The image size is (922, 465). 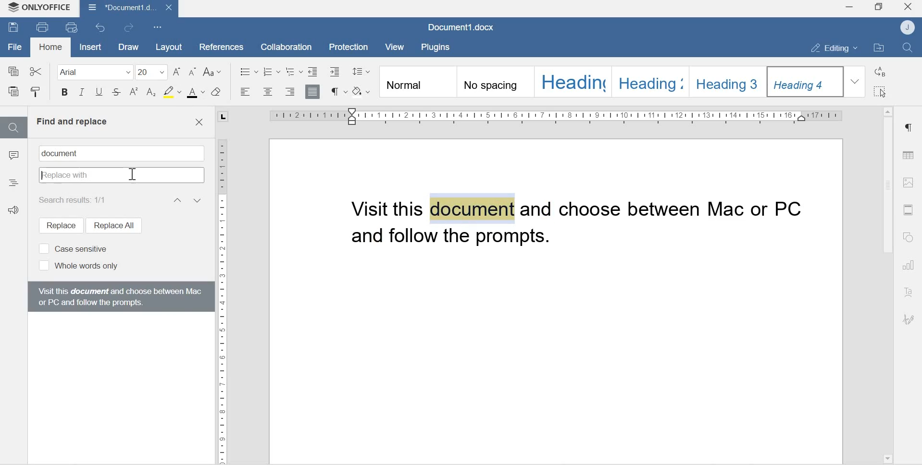 What do you see at coordinates (131, 28) in the screenshot?
I see `Redo` at bounding box center [131, 28].